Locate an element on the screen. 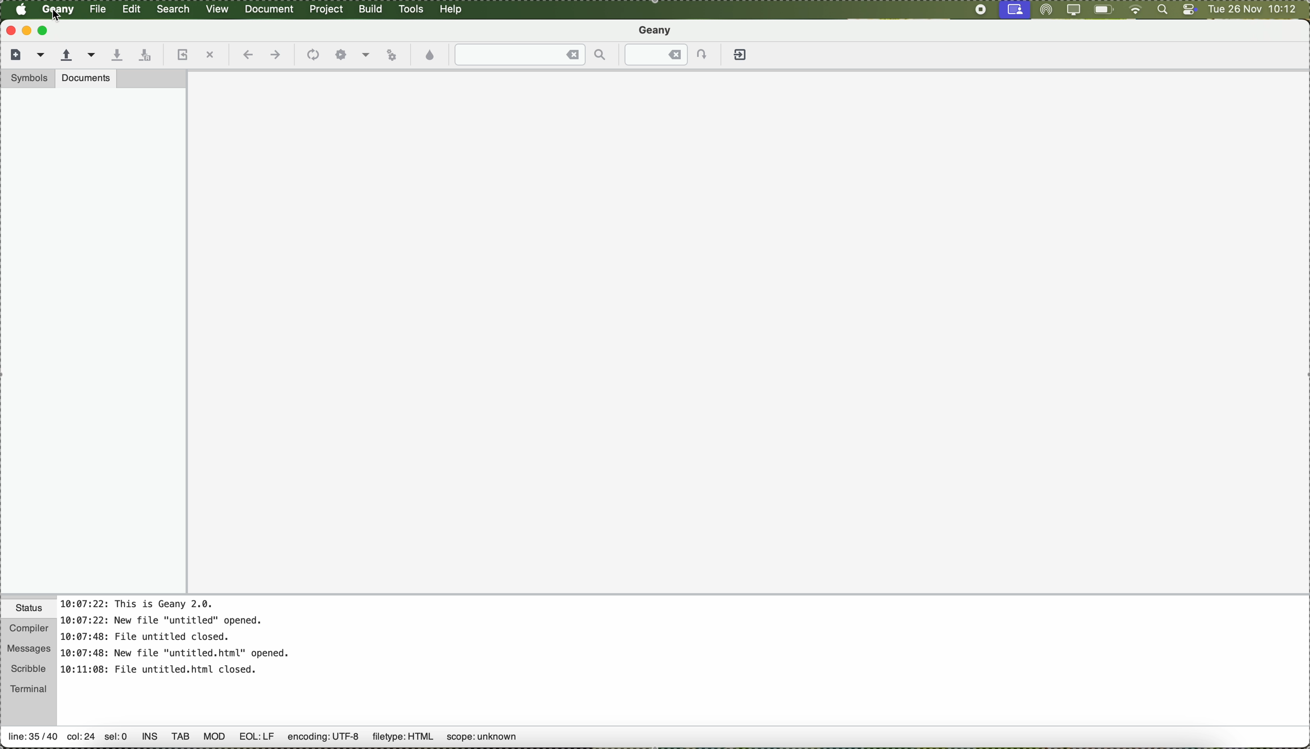 This screenshot has height=749, width=1310. spotlight search is located at coordinates (1159, 11).